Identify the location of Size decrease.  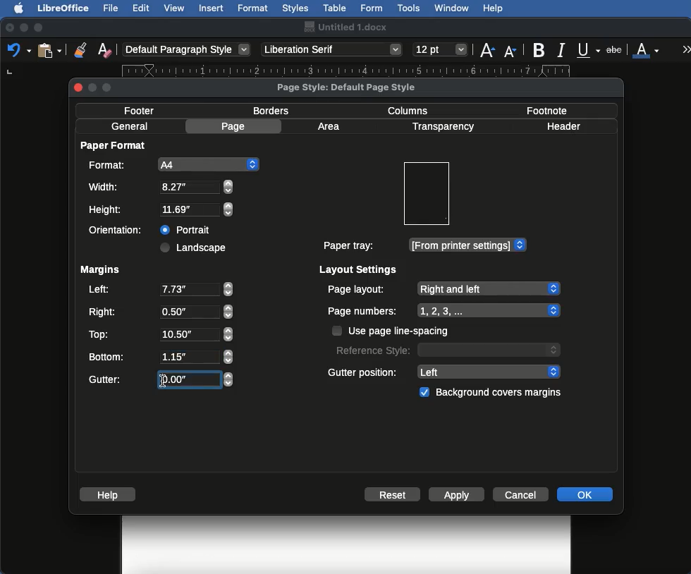
(513, 51).